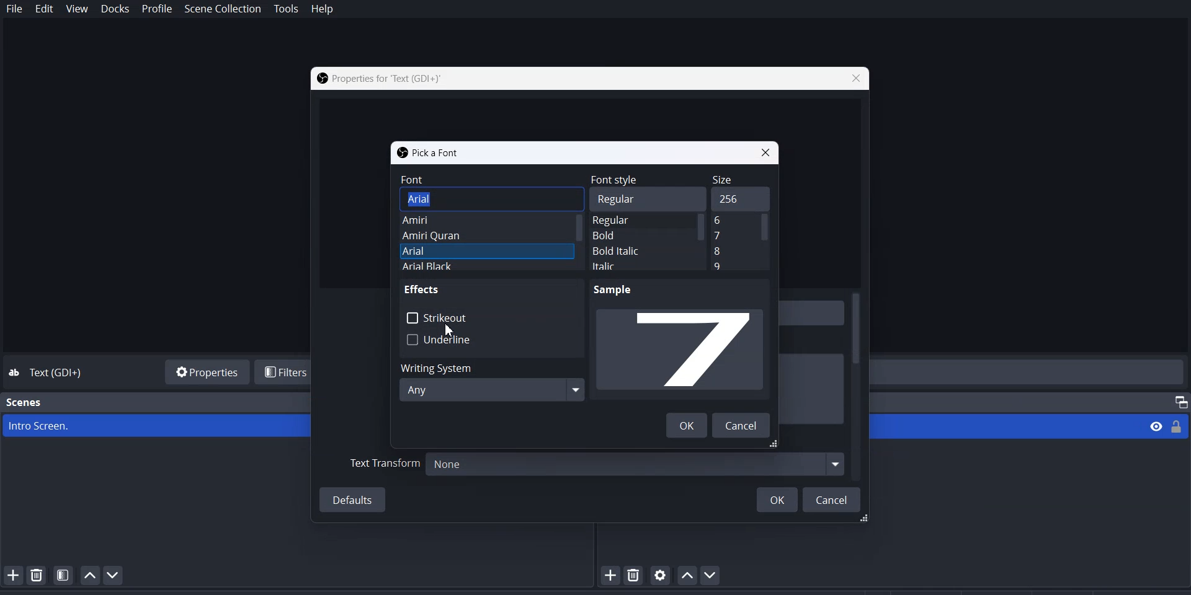 Image resolution: width=1191 pixels, height=595 pixels. Describe the element at coordinates (489, 366) in the screenshot. I see `Writing System` at that location.